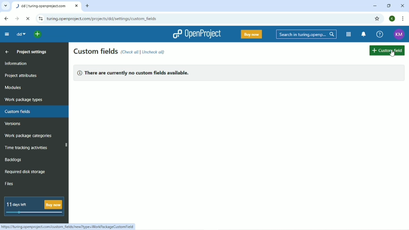 The image size is (409, 230). What do you see at coordinates (20, 76) in the screenshot?
I see `Project attributes` at bounding box center [20, 76].